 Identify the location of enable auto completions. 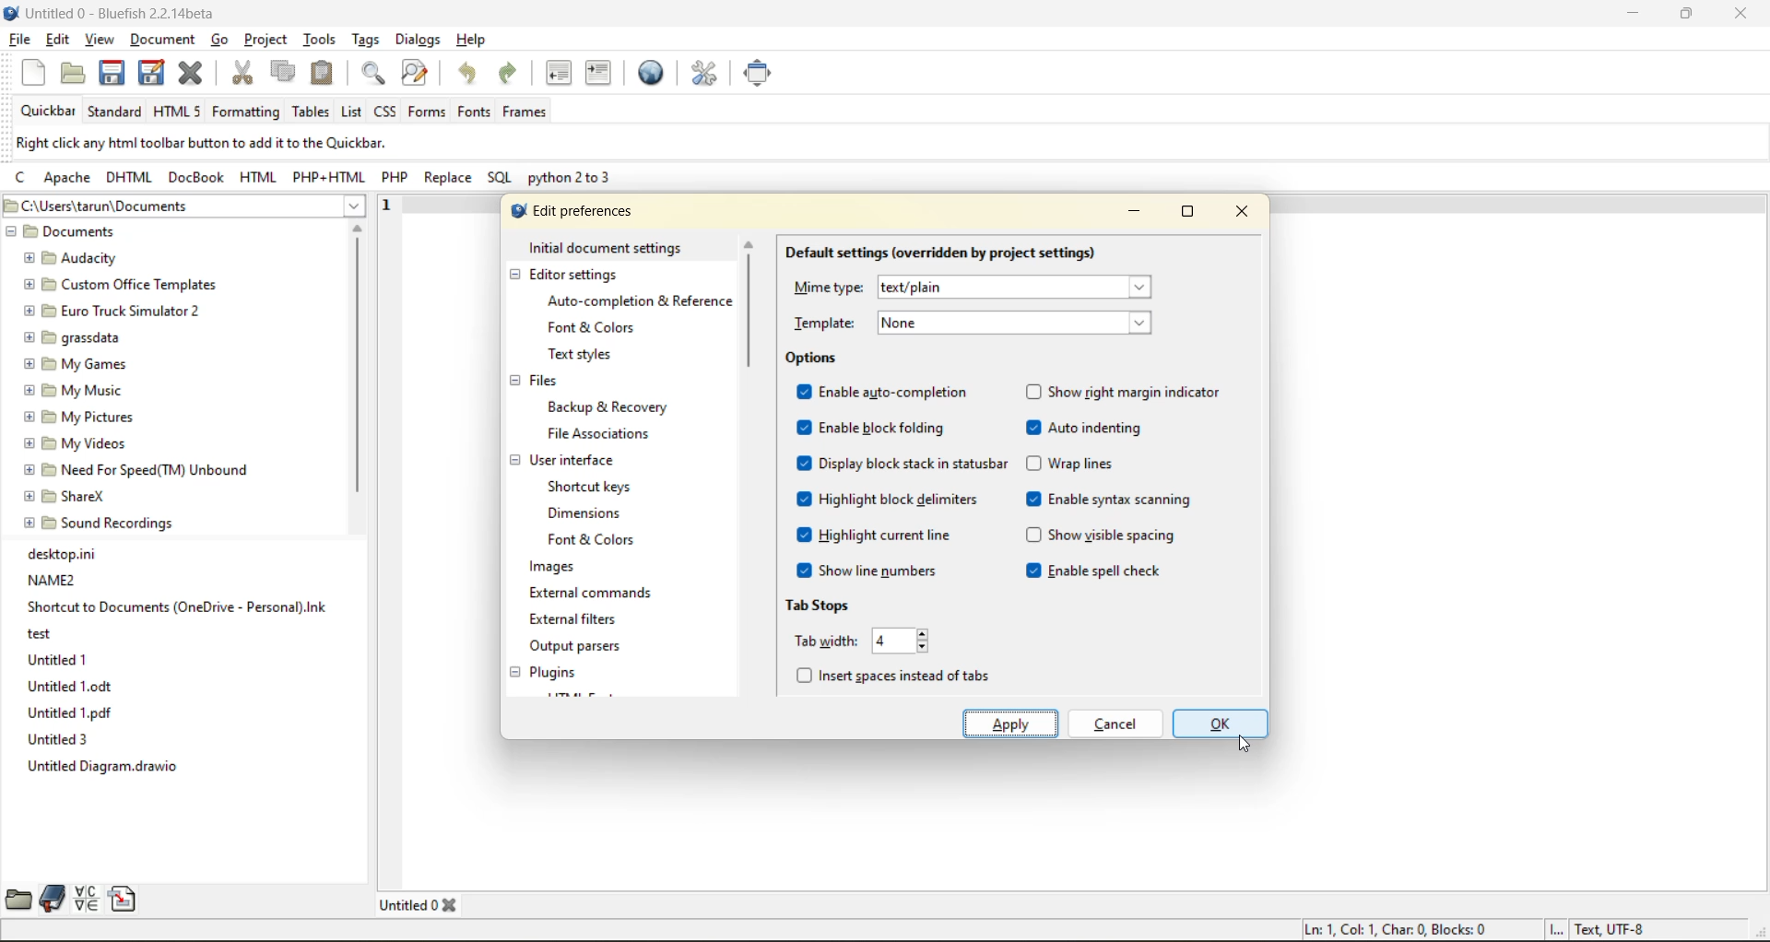
(888, 392).